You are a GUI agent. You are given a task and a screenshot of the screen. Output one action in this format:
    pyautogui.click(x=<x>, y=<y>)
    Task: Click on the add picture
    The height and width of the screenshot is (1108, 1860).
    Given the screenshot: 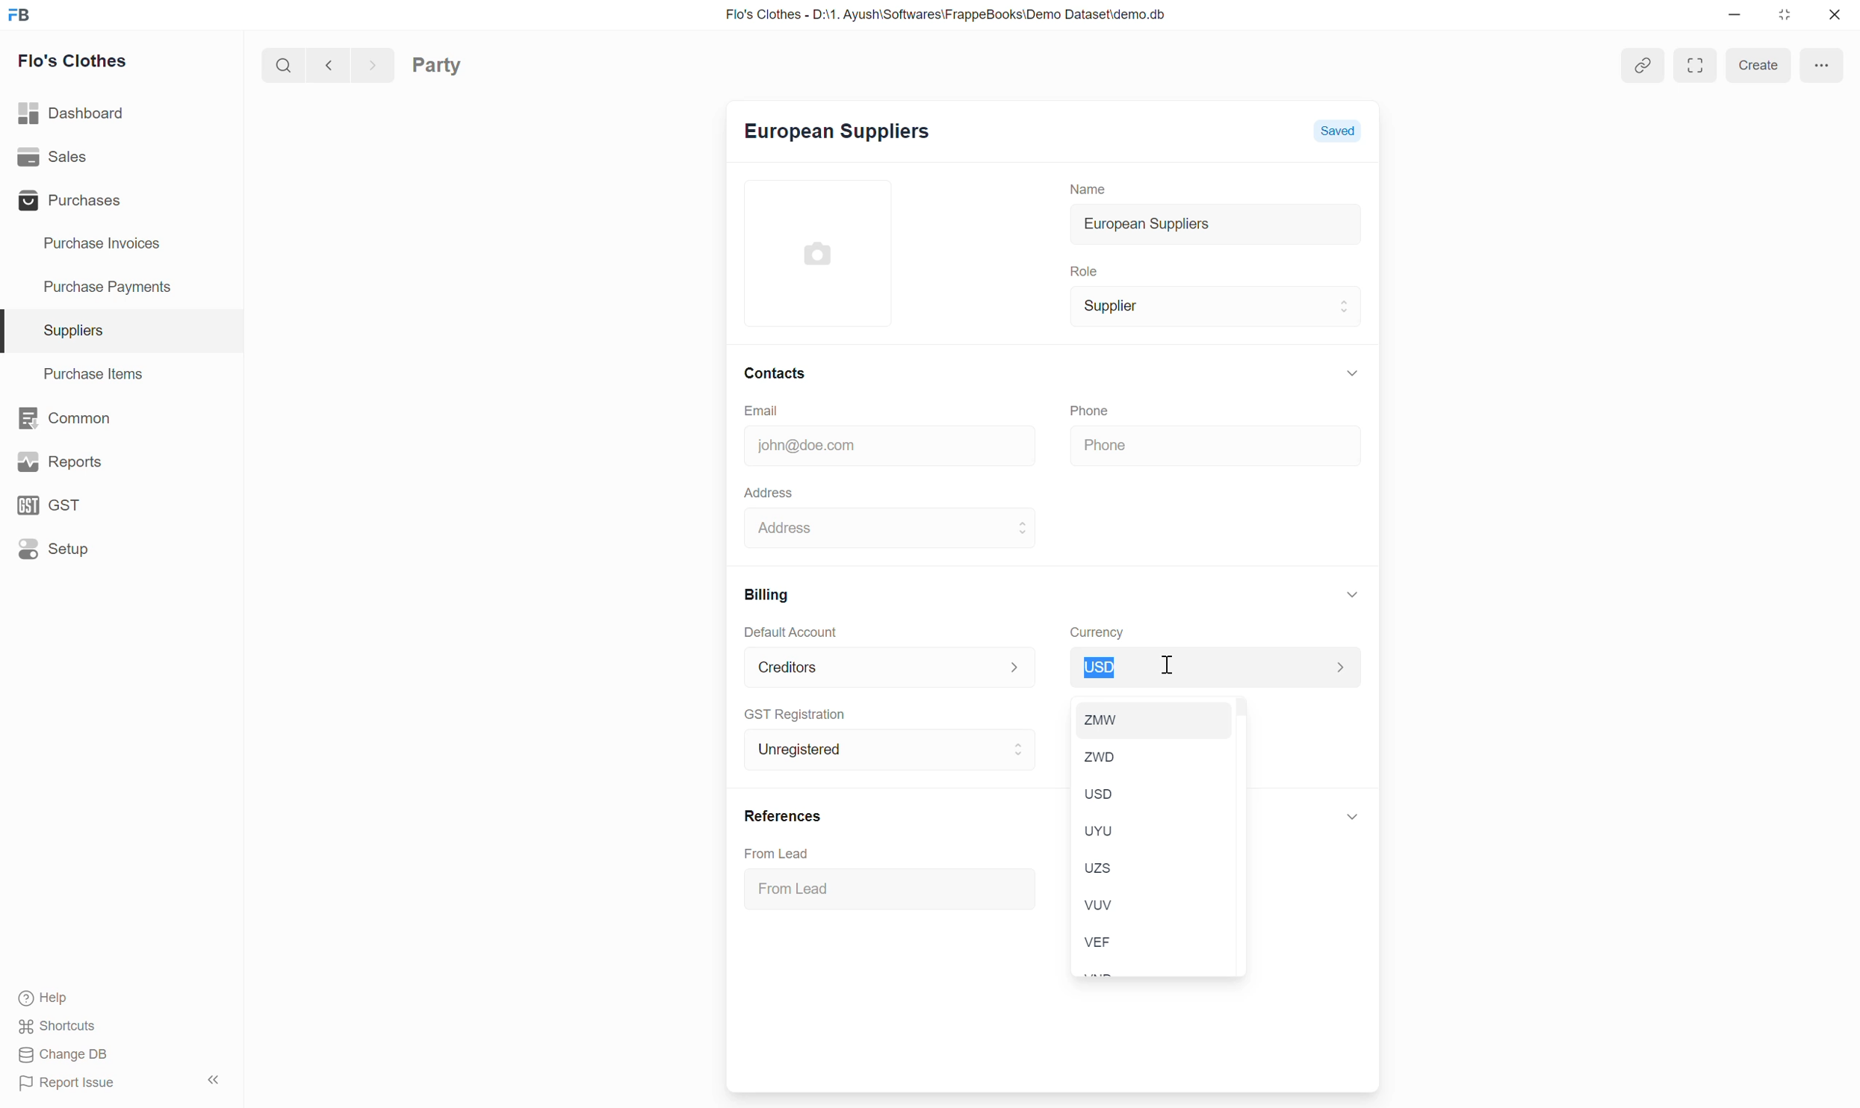 What is the action you would take?
    pyautogui.click(x=831, y=251)
    